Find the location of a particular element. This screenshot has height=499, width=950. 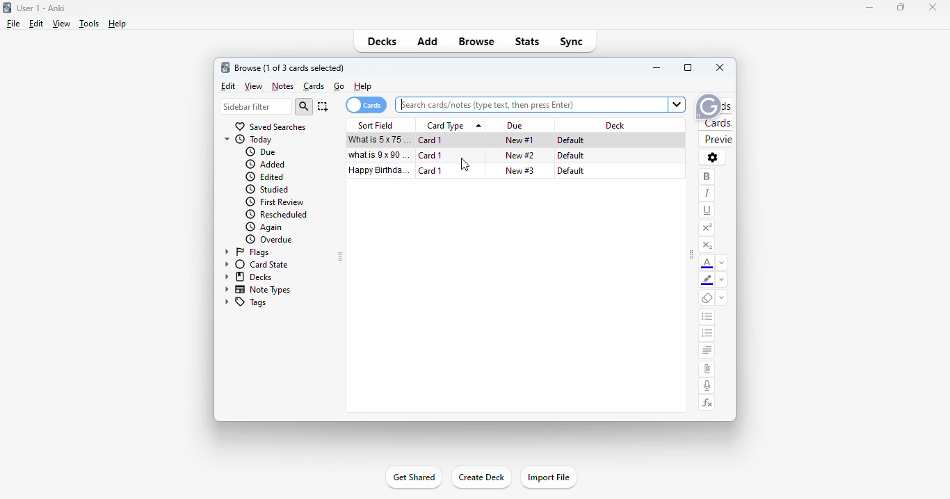

logo is located at coordinates (6, 8).